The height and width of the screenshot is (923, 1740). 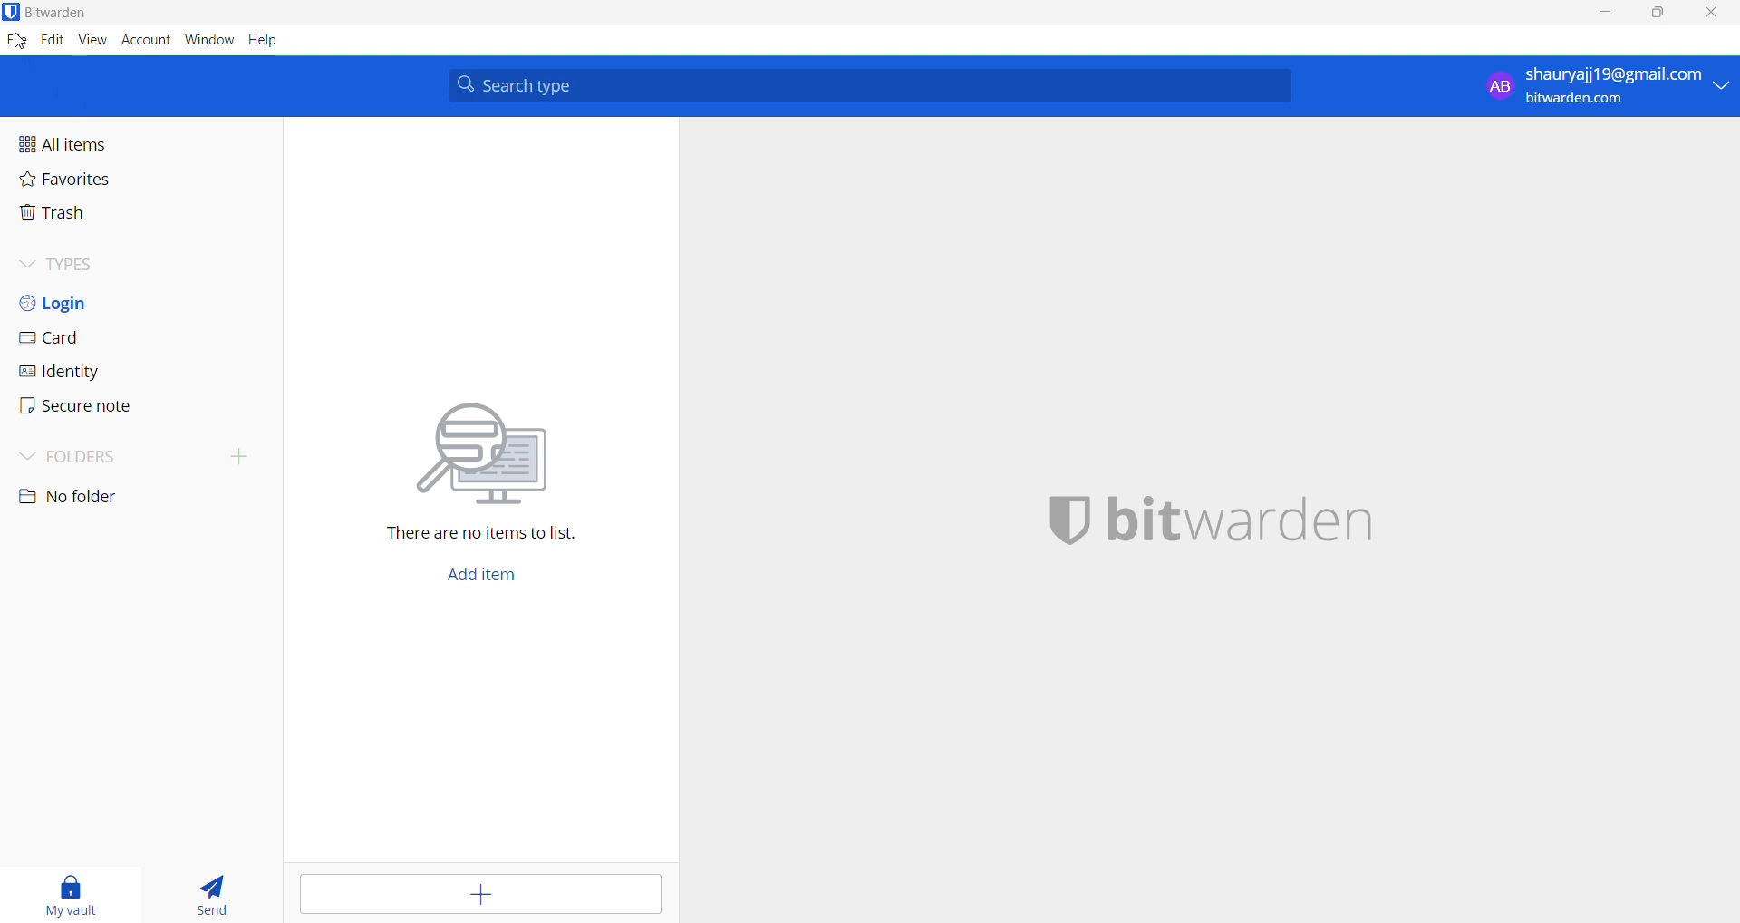 What do you see at coordinates (142, 456) in the screenshot?
I see `folders` at bounding box center [142, 456].